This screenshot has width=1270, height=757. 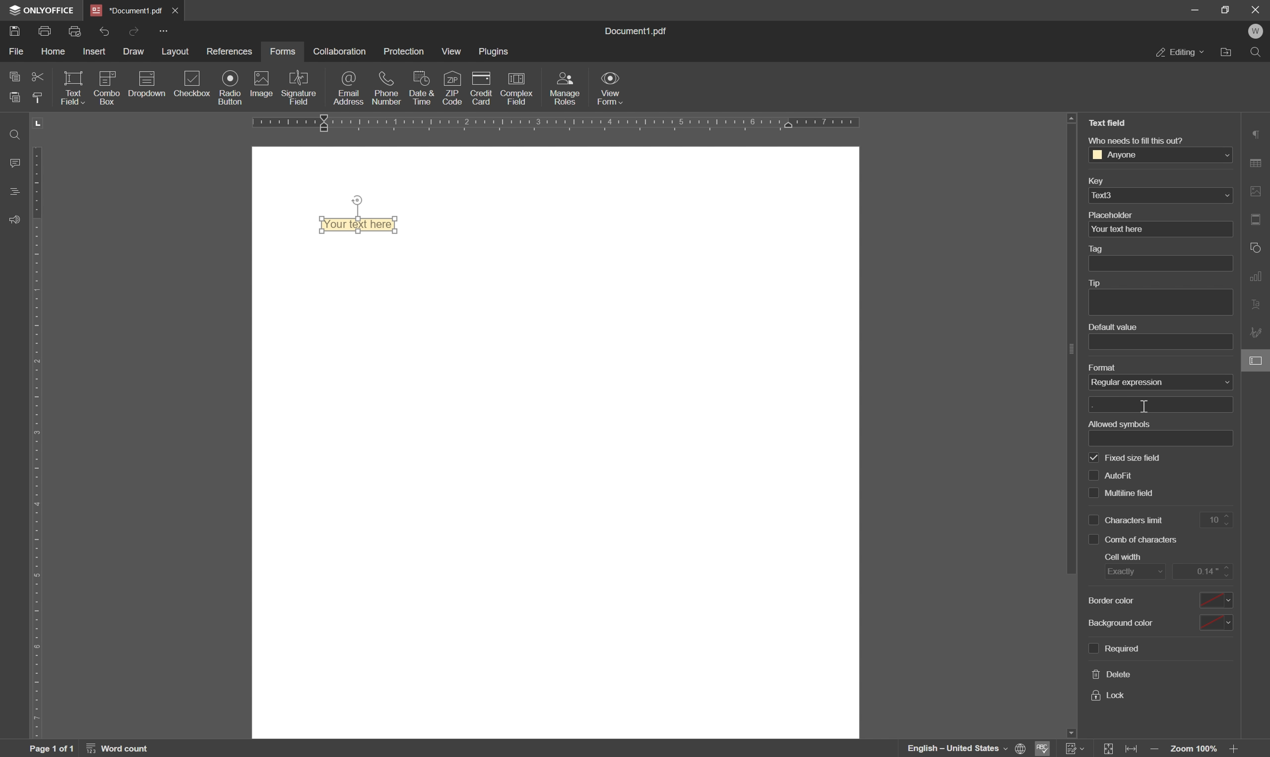 I want to click on fit to slide, so click(x=1109, y=749).